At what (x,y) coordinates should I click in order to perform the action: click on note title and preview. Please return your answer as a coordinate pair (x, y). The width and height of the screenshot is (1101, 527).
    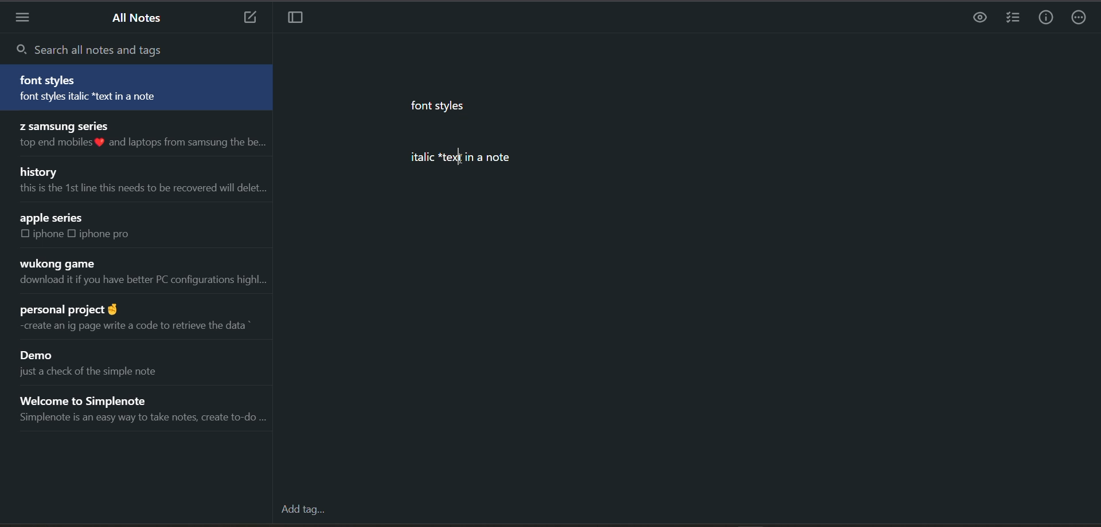
    Looking at the image, I should click on (143, 182).